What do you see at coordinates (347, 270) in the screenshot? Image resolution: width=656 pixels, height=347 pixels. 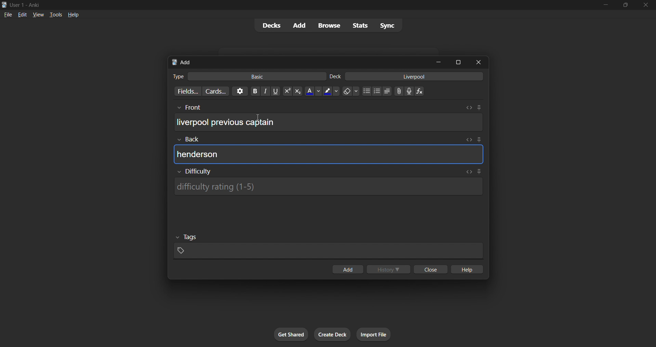 I see `add` at bounding box center [347, 270].